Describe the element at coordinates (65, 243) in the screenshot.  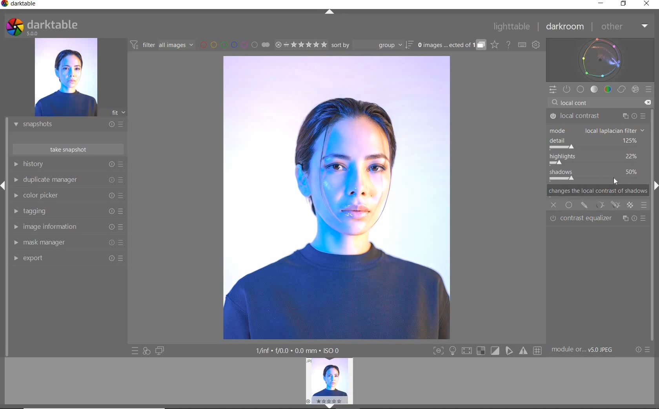
I see `MASK MANAGER` at that location.